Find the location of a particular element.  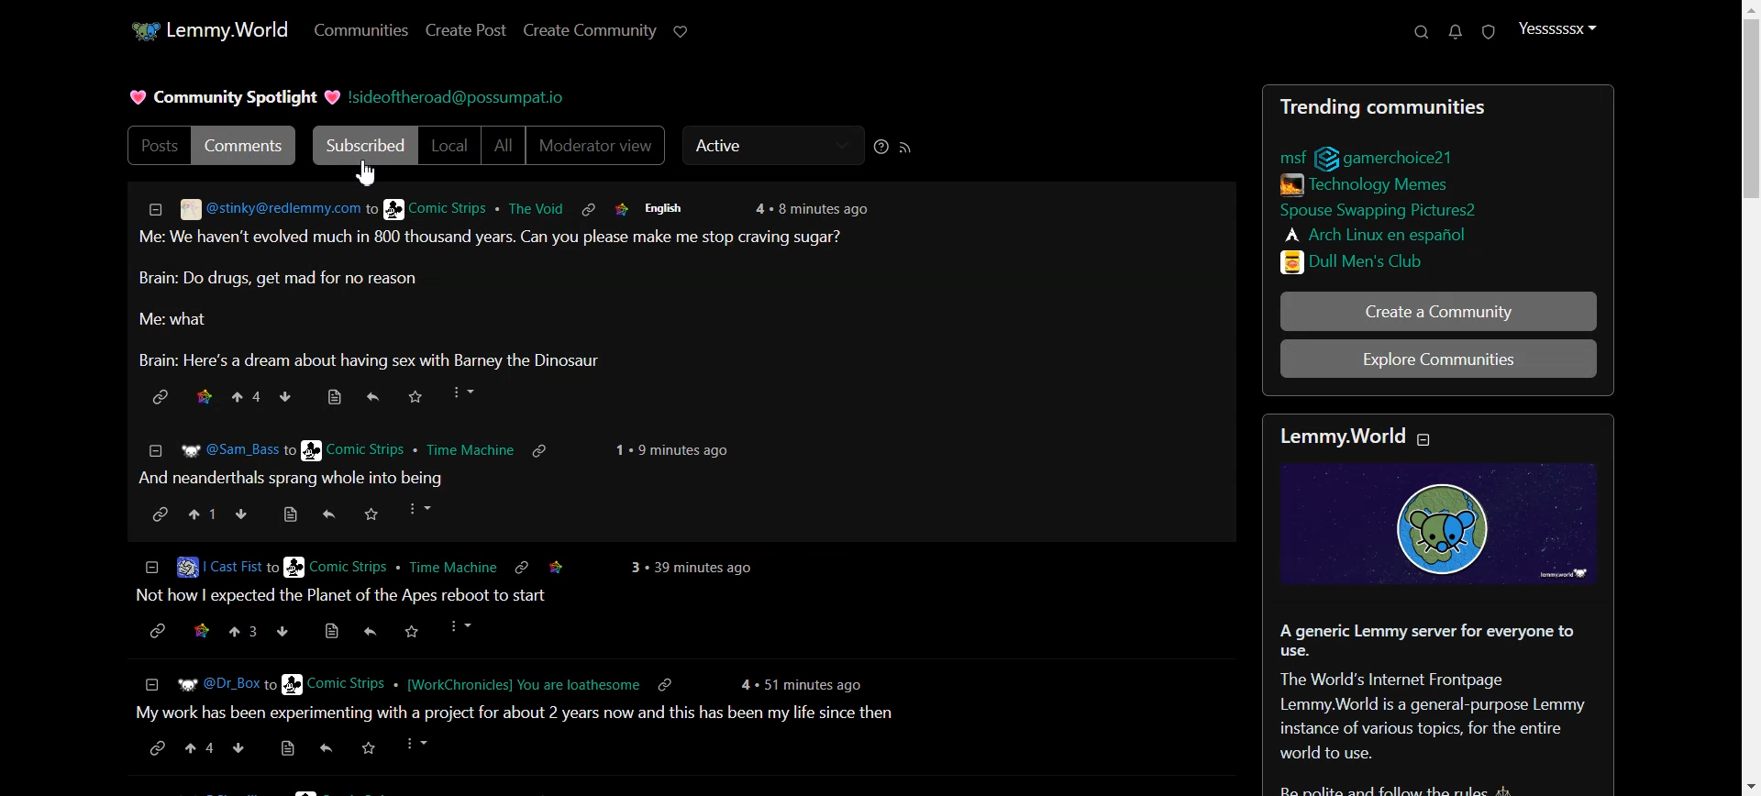

share is located at coordinates (322, 753).